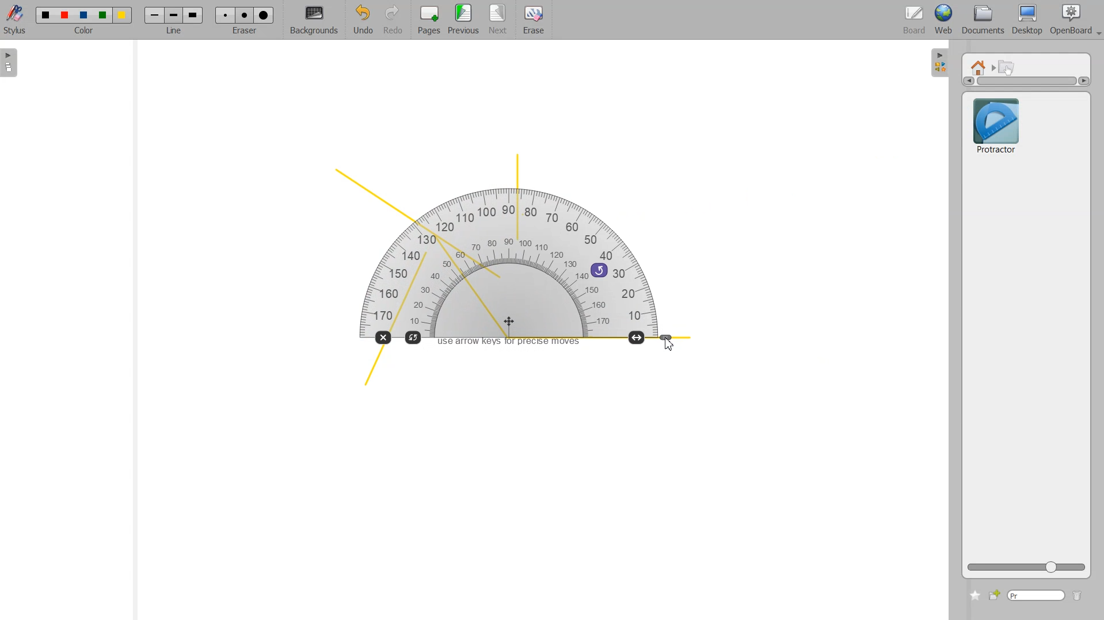 The width and height of the screenshot is (1104, 620). Describe the element at coordinates (1026, 81) in the screenshot. I see `Vertical scrollbar` at that location.